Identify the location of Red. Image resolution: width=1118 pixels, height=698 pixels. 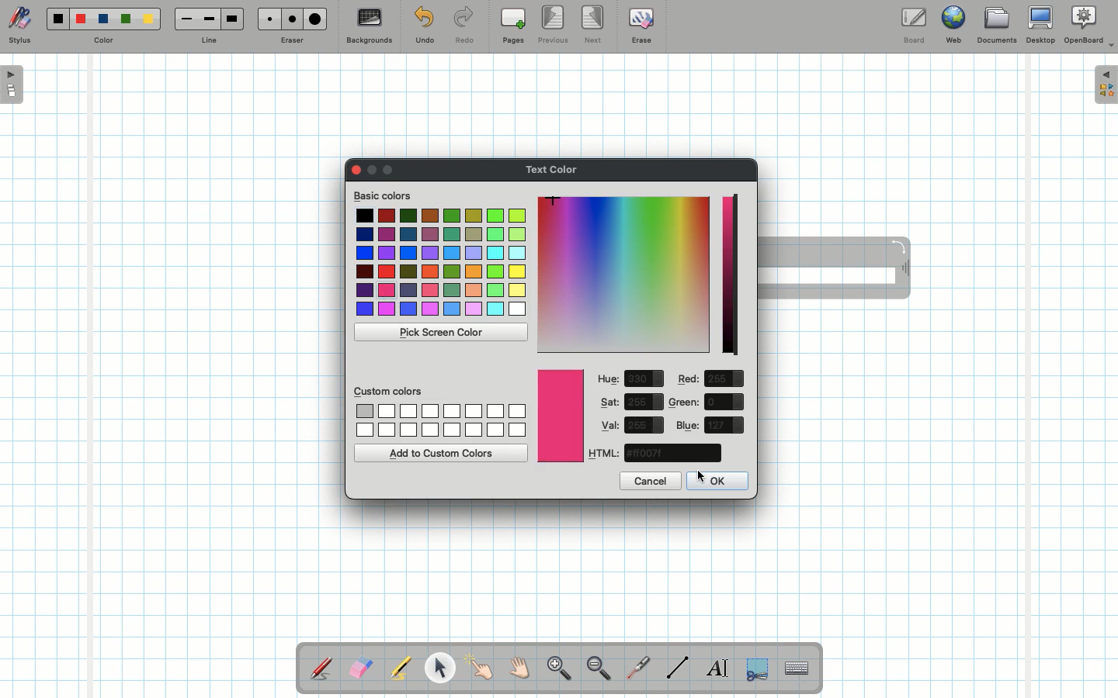
(689, 379).